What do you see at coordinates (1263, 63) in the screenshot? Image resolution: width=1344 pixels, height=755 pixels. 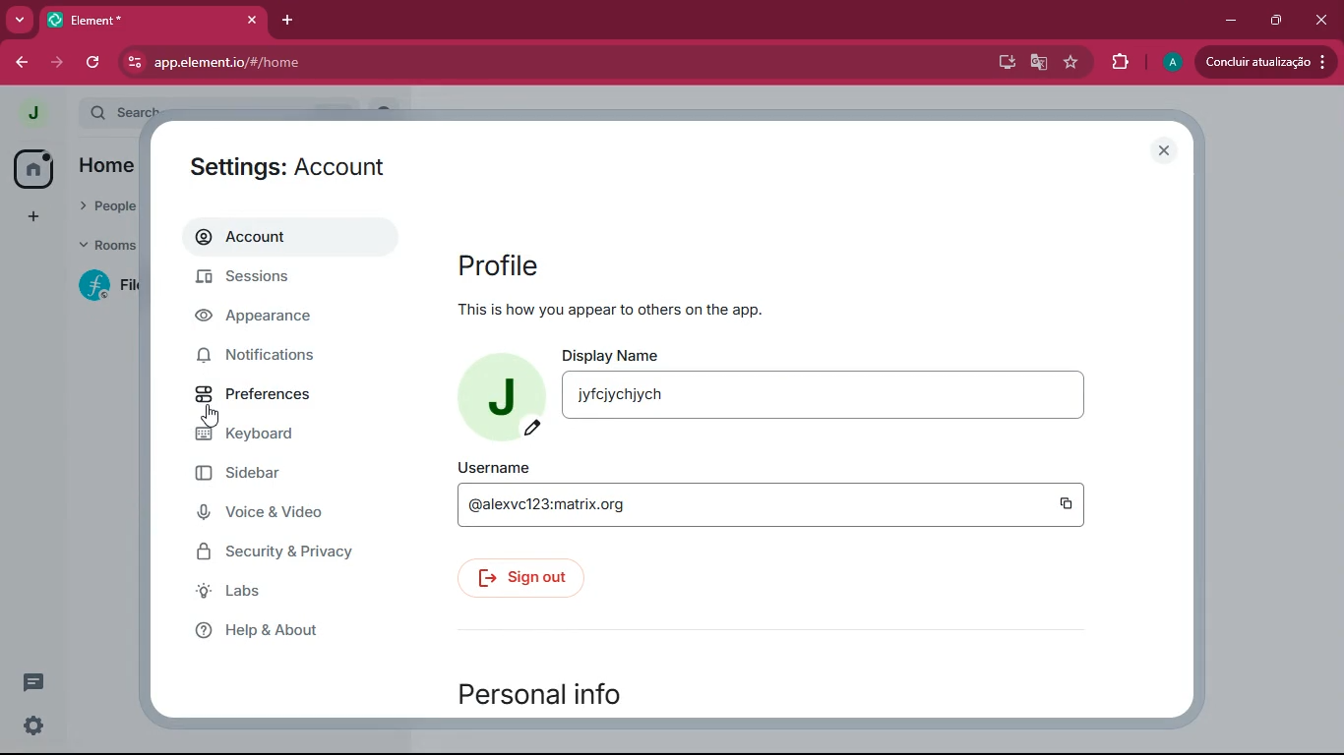 I see `conduir atualizacao` at bounding box center [1263, 63].